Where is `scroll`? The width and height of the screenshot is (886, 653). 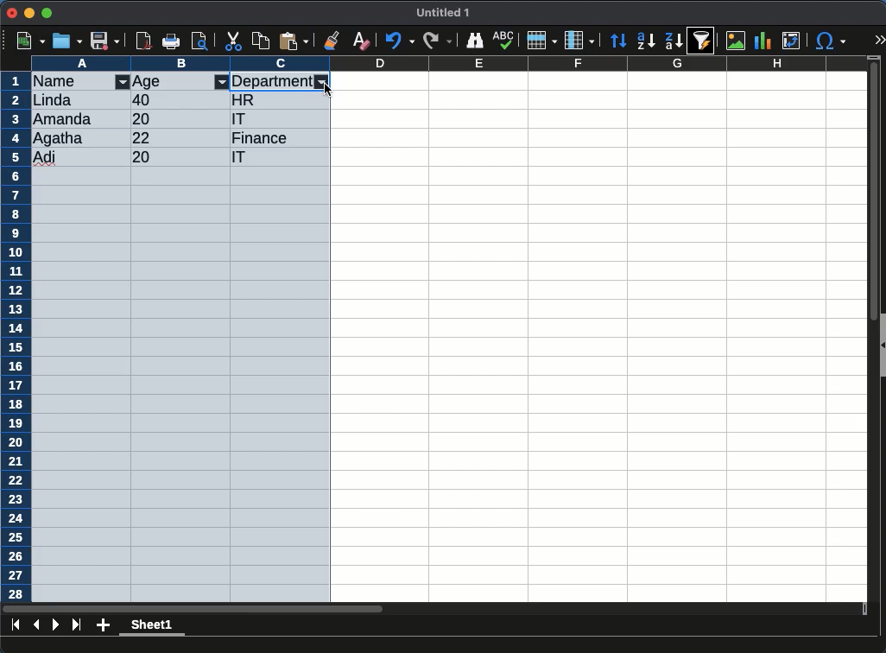 scroll is located at coordinates (867, 333).